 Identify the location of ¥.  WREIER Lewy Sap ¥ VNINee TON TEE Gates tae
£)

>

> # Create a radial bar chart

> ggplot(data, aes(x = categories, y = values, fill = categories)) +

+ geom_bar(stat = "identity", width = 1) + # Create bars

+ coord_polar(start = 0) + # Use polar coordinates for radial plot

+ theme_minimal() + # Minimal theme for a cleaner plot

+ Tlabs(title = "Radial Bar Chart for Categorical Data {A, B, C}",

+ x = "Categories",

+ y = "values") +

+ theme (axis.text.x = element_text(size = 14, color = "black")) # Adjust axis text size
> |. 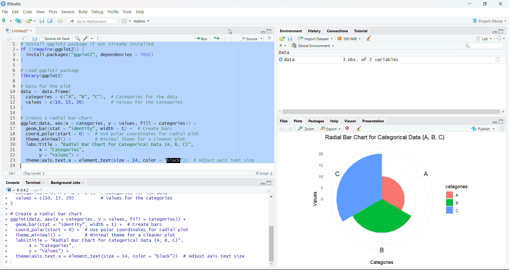
(126, 230).